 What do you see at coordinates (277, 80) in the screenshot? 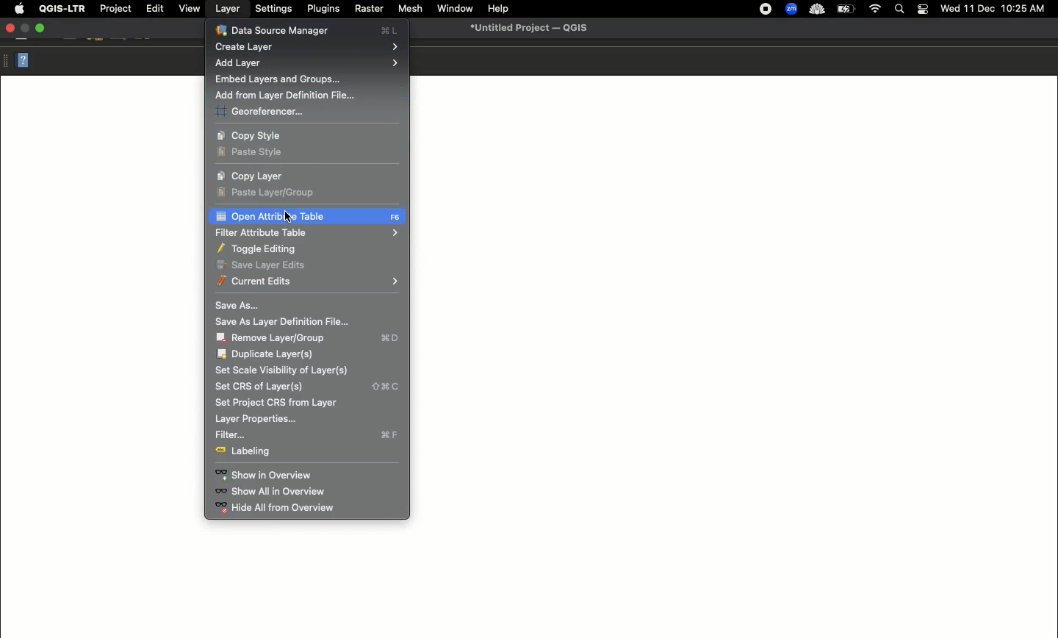
I see `Embed layers and groups` at bounding box center [277, 80].